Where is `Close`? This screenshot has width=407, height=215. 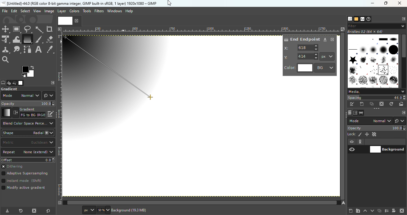
Close is located at coordinates (333, 39).